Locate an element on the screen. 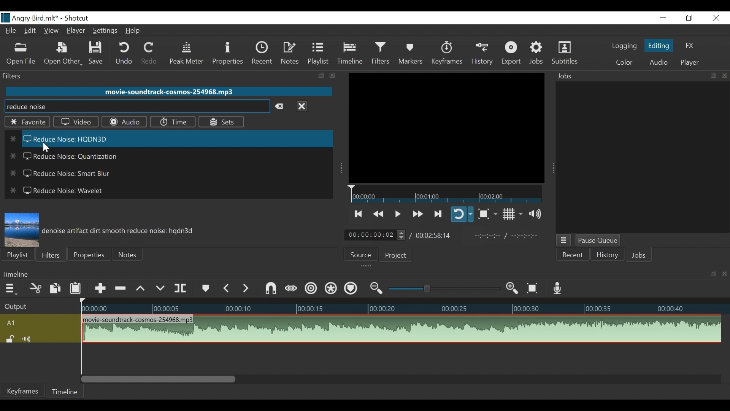 The width and height of the screenshot is (730, 411). Player is located at coordinates (688, 63).